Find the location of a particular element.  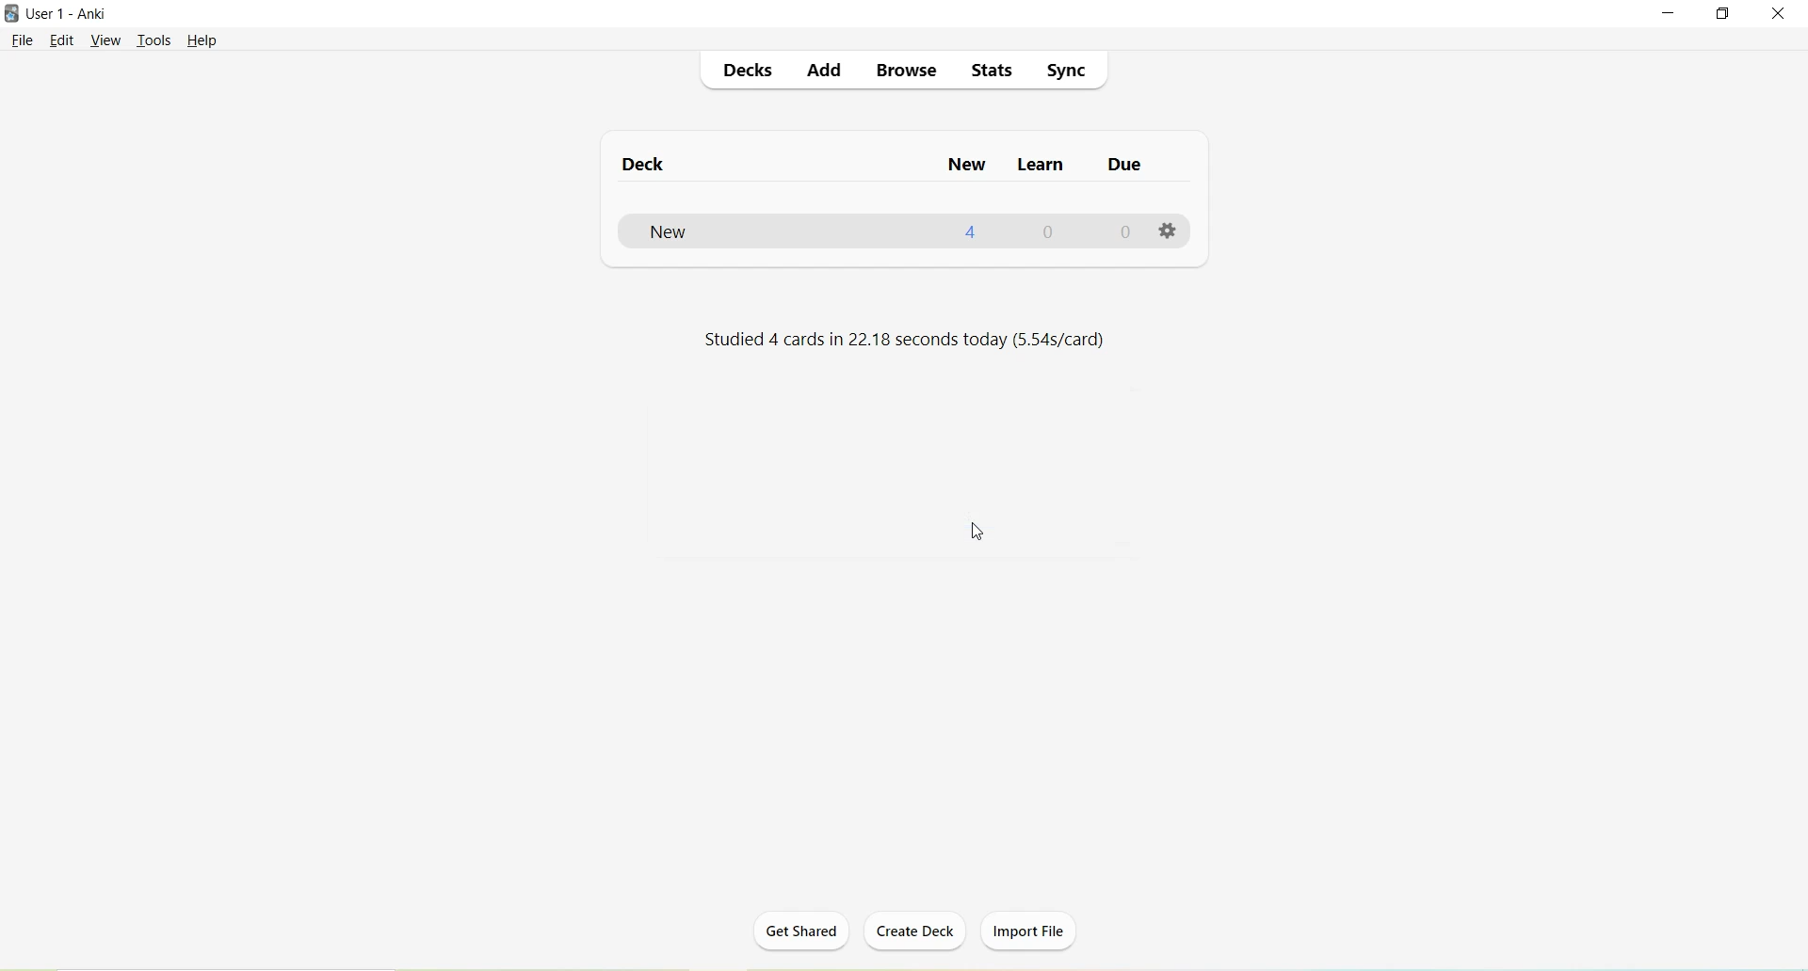

Help is located at coordinates (202, 40).